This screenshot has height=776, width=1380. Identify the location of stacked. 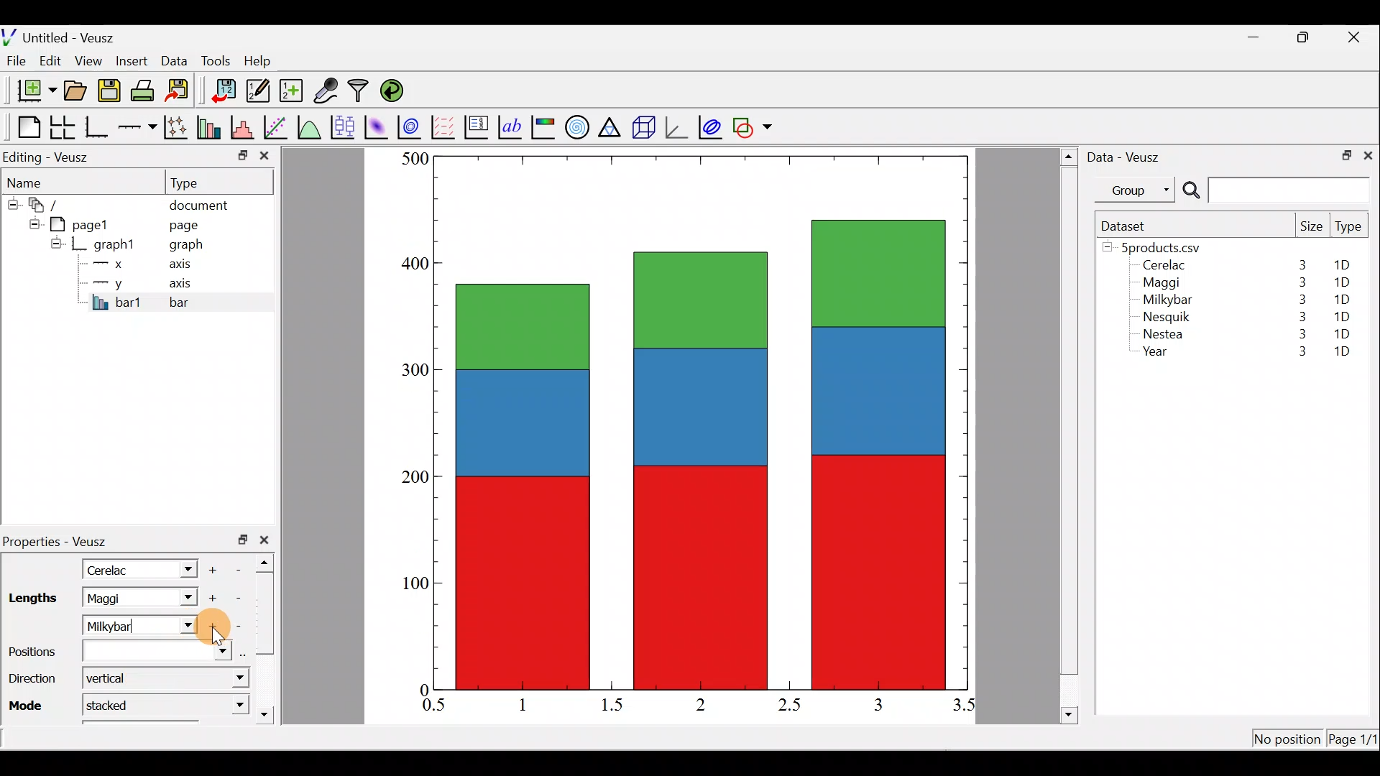
(118, 704).